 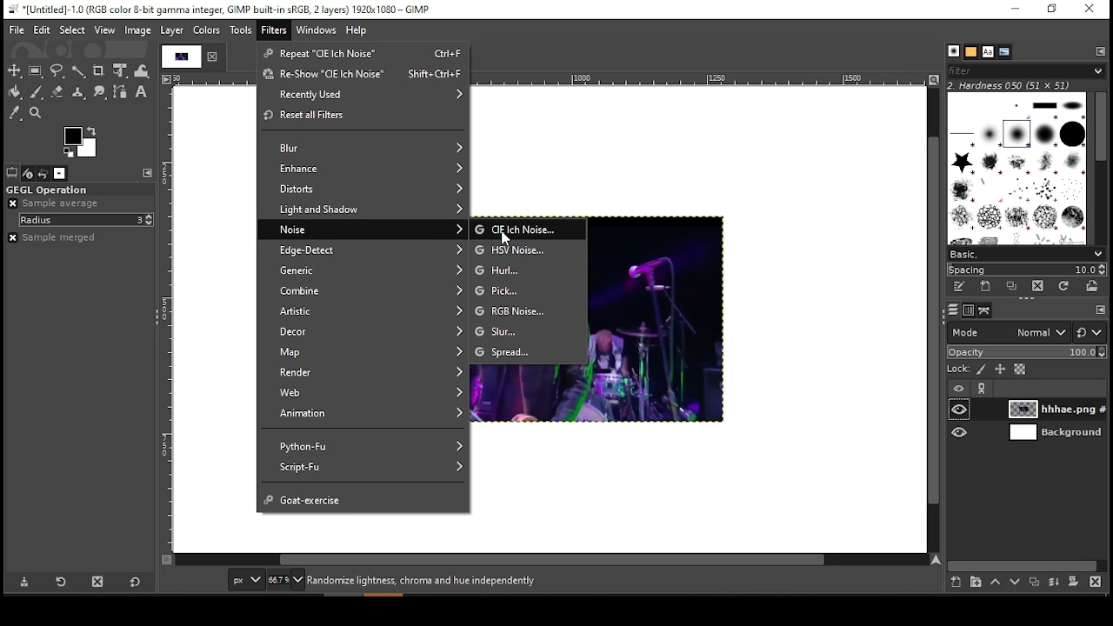 I want to click on restore tool preset, so click(x=59, y=581).